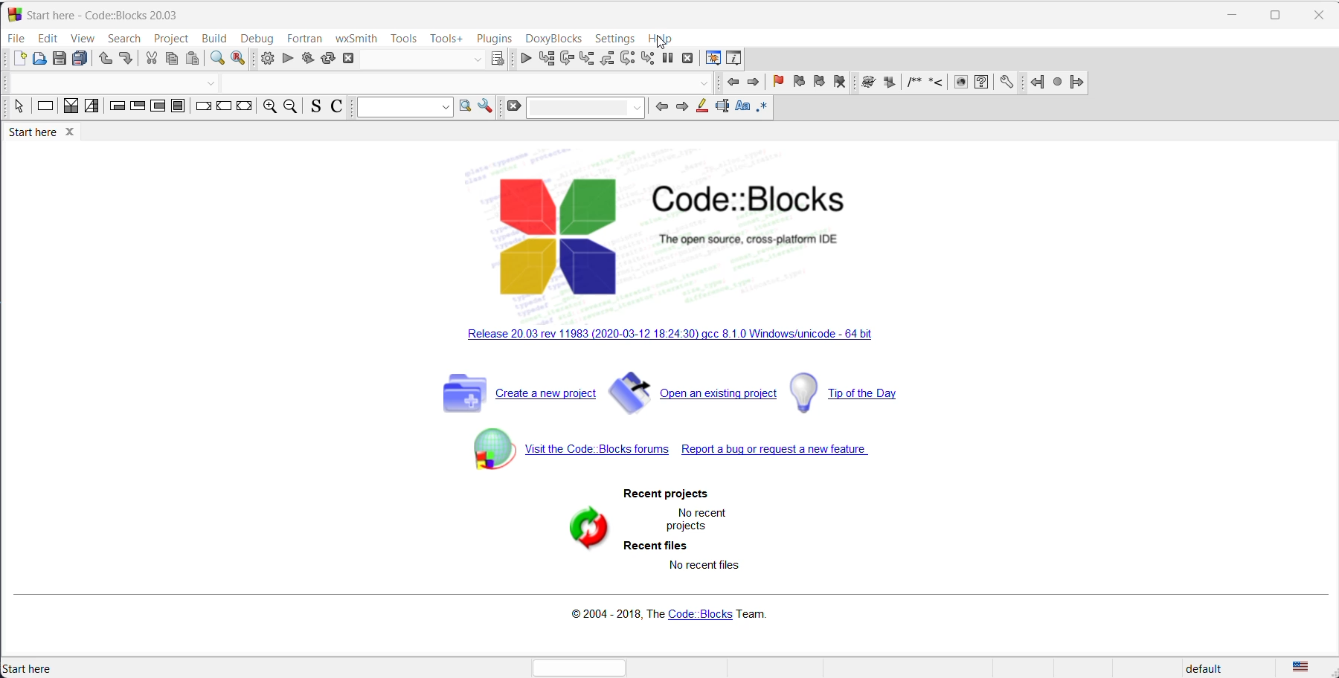 This screenshot has width=1339, height=678. Describe the element at coordinates (293, 106) in the screenshot. I see `zoom out` at that location.